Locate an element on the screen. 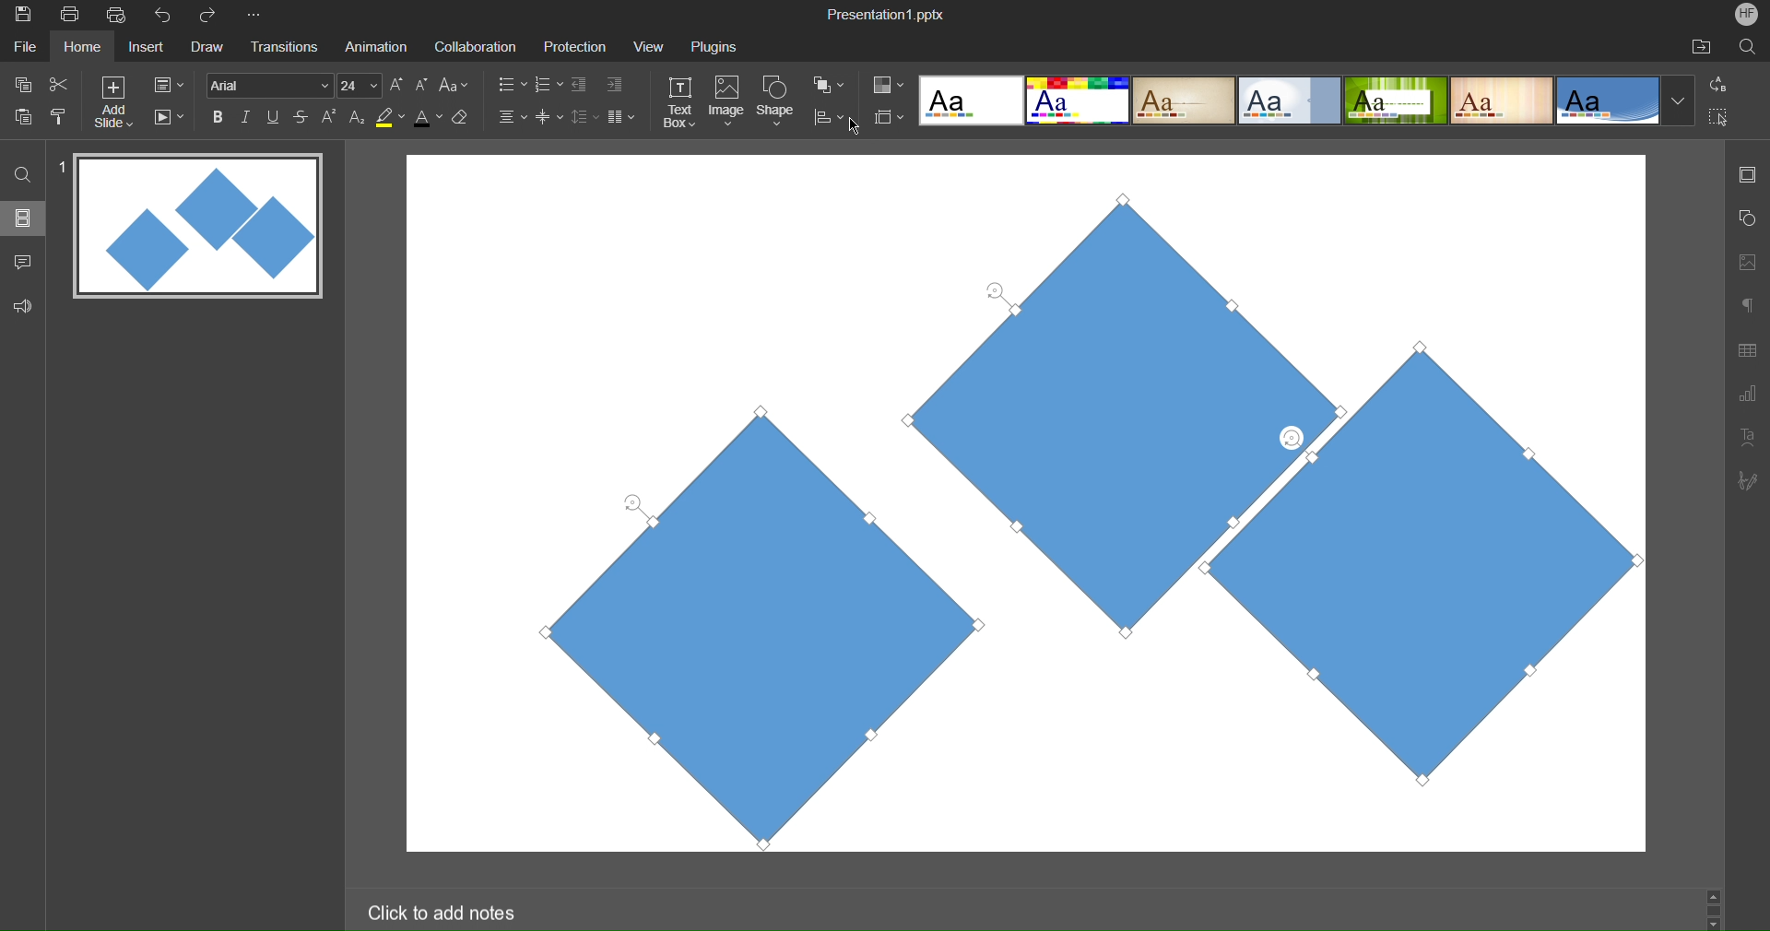 The image size is (1770, 931). copy is located at coordinates (20, 84).